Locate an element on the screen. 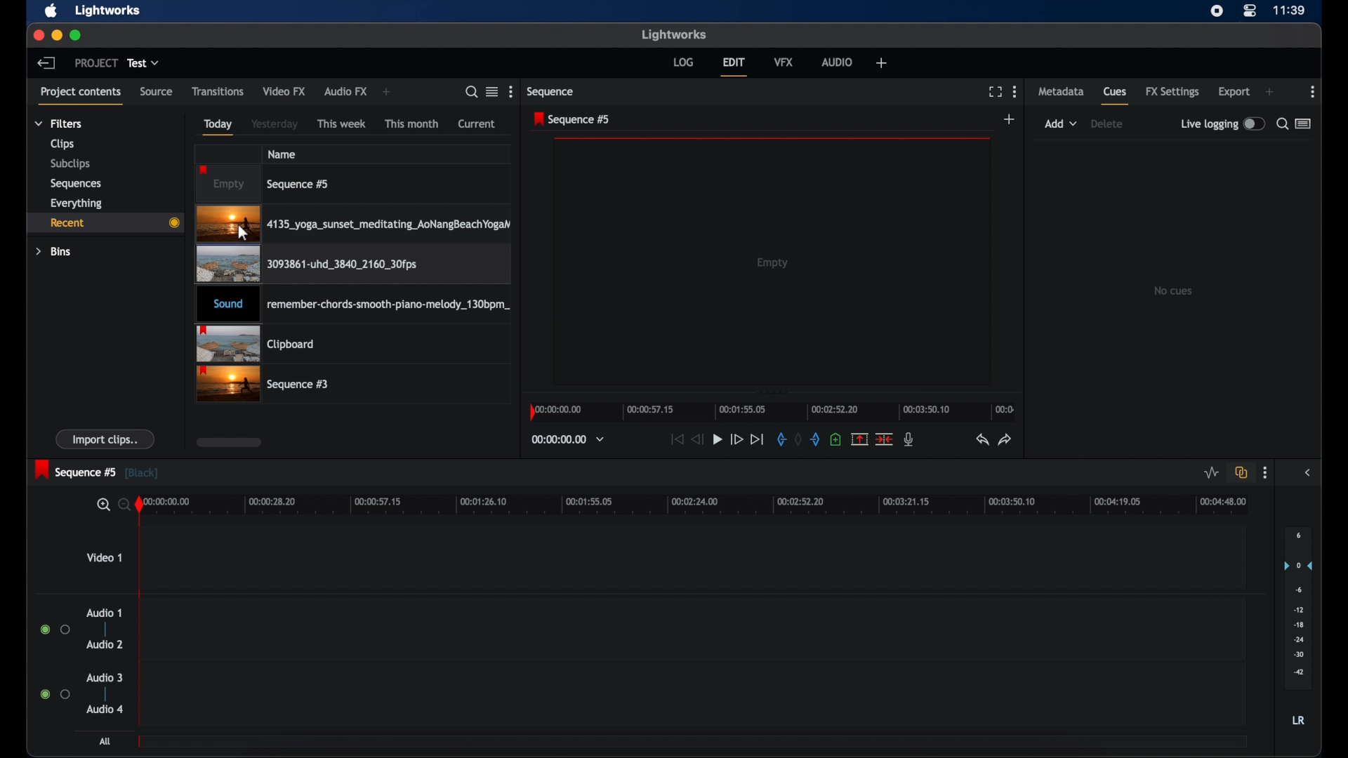 The width and height of the screenshot is (1348, 758). sidebar is located at coordinates (1307, 473).